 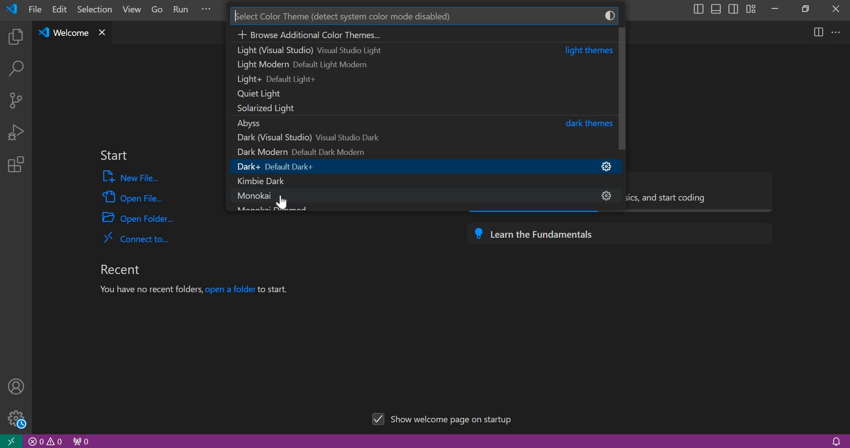 What do you see at coordinates (415, 109) in the screenshot?
I see `solarized light` at bounding box center [415, 109].